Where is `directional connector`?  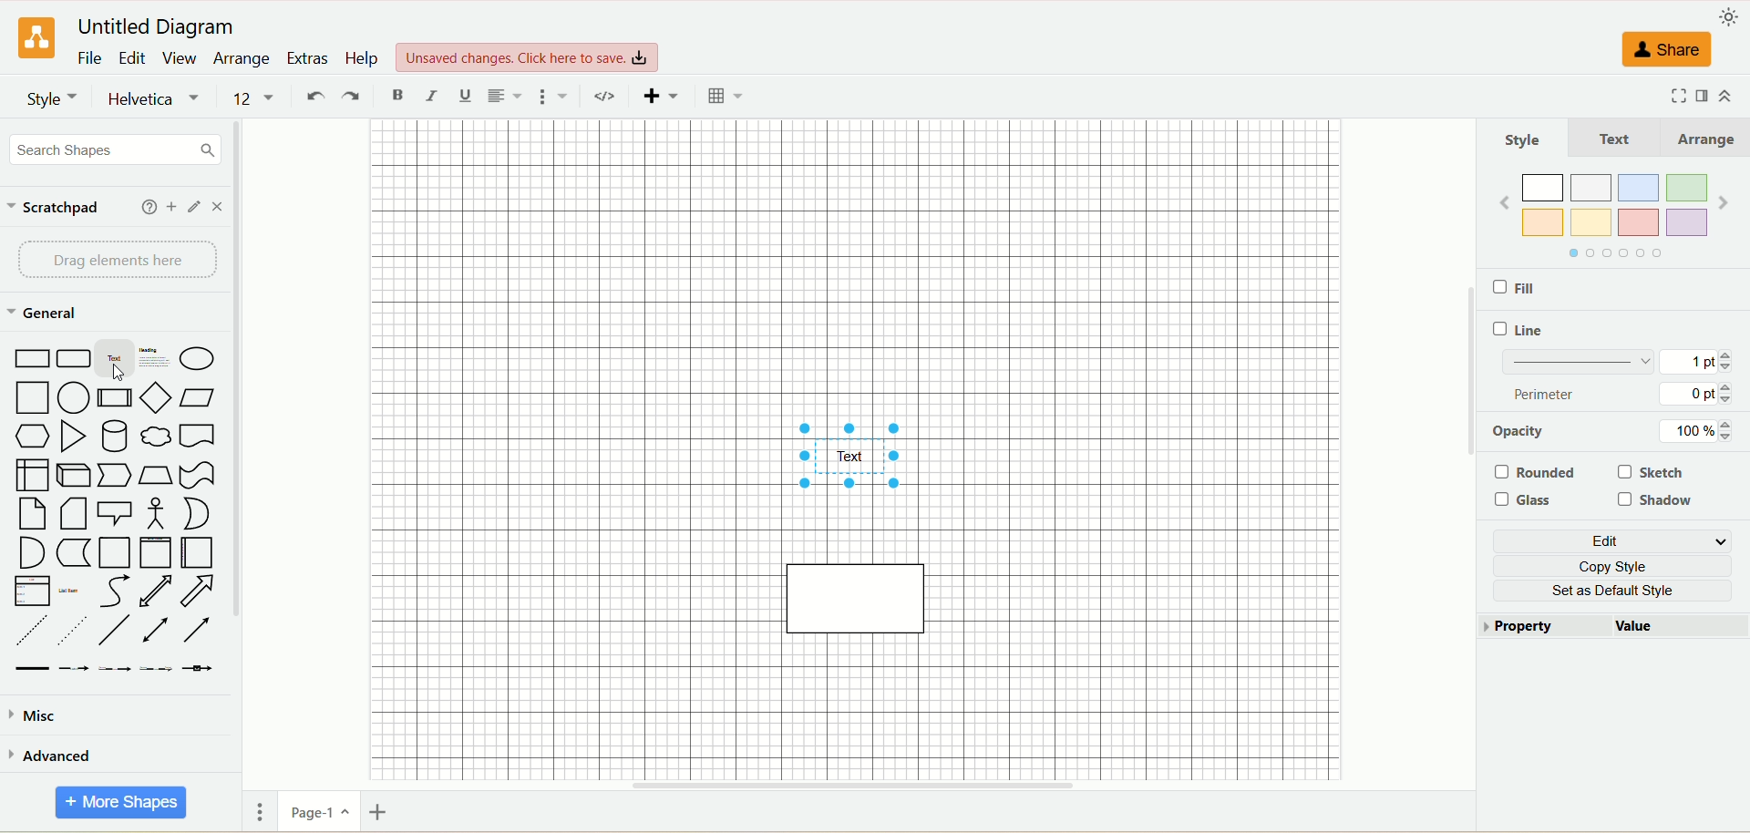
directional connector is located at coordinates (199, 632).